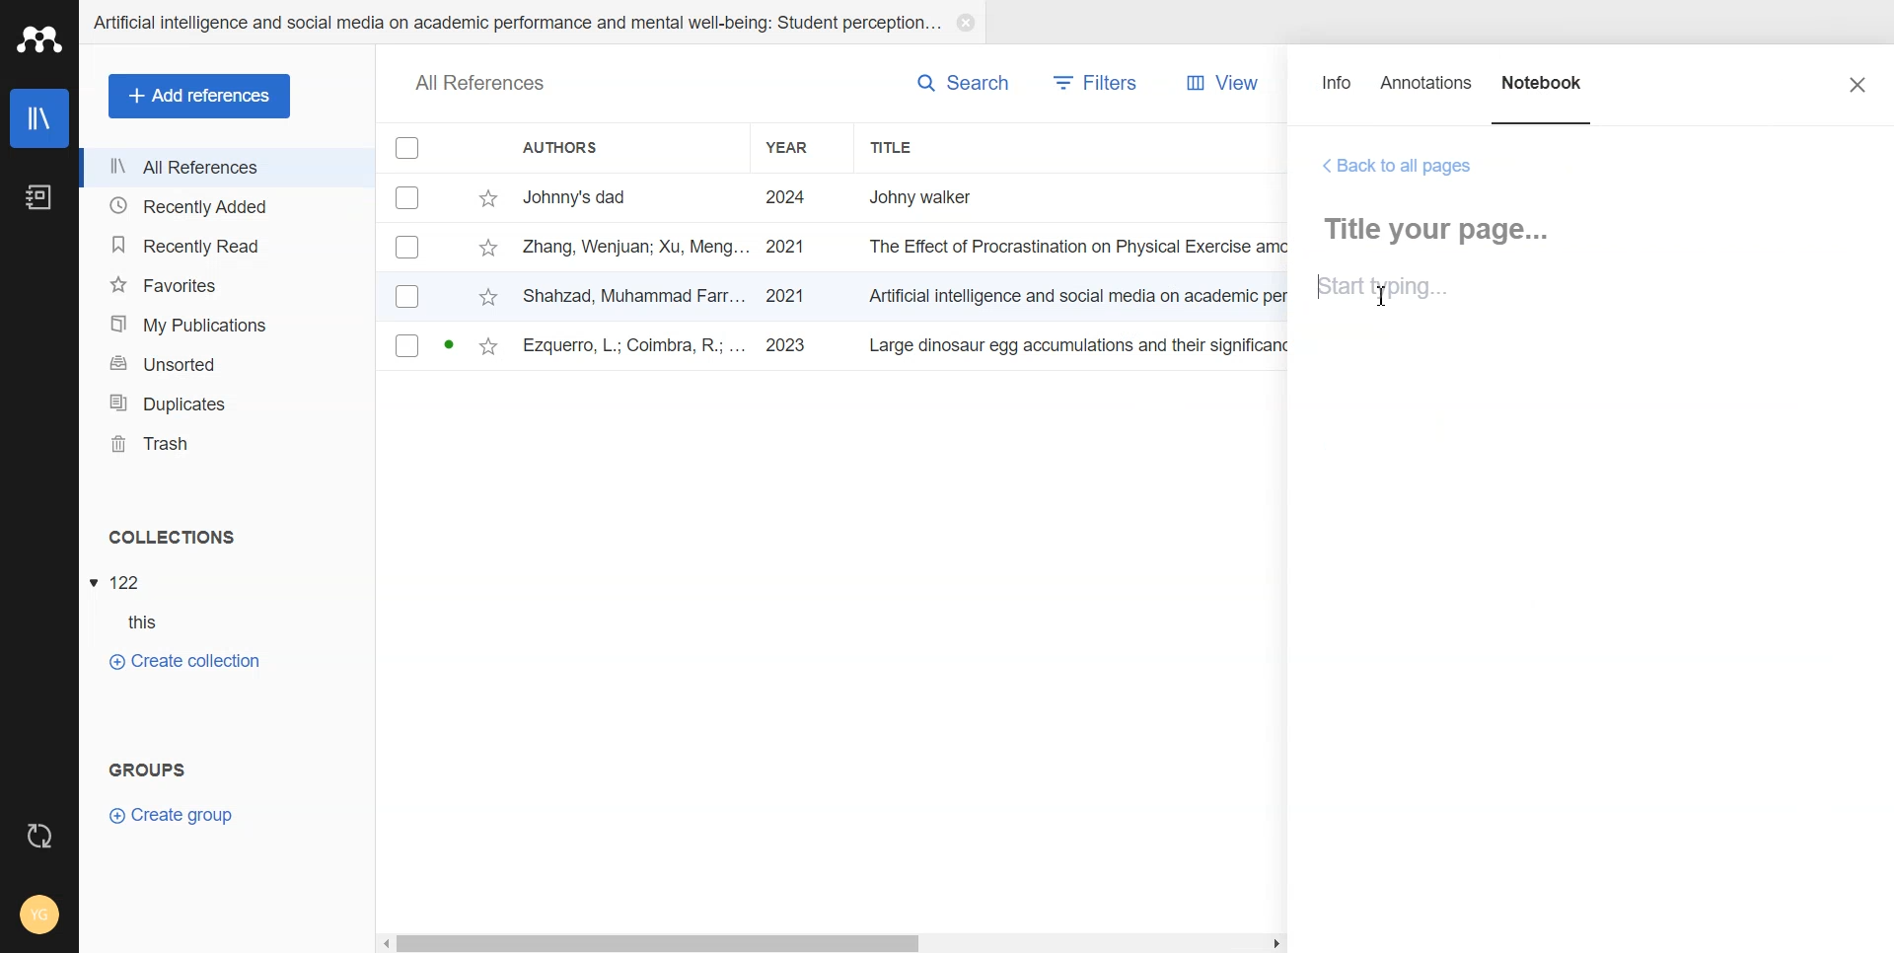  I want to click on Back to all Pages, so click(1398, 167).